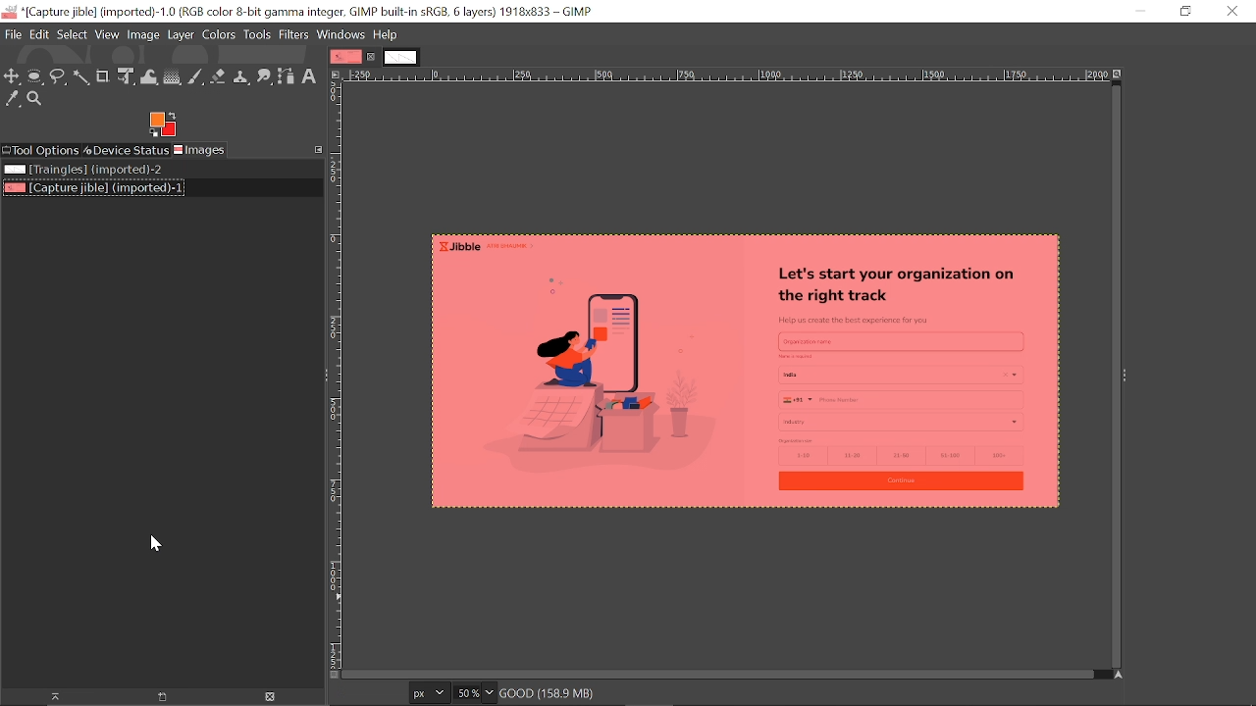 The height and width of the screenshot is (706, 1256). Describe the element at coordinates (38, 100) in the screenshot. I see `Zoom tool` at that location.